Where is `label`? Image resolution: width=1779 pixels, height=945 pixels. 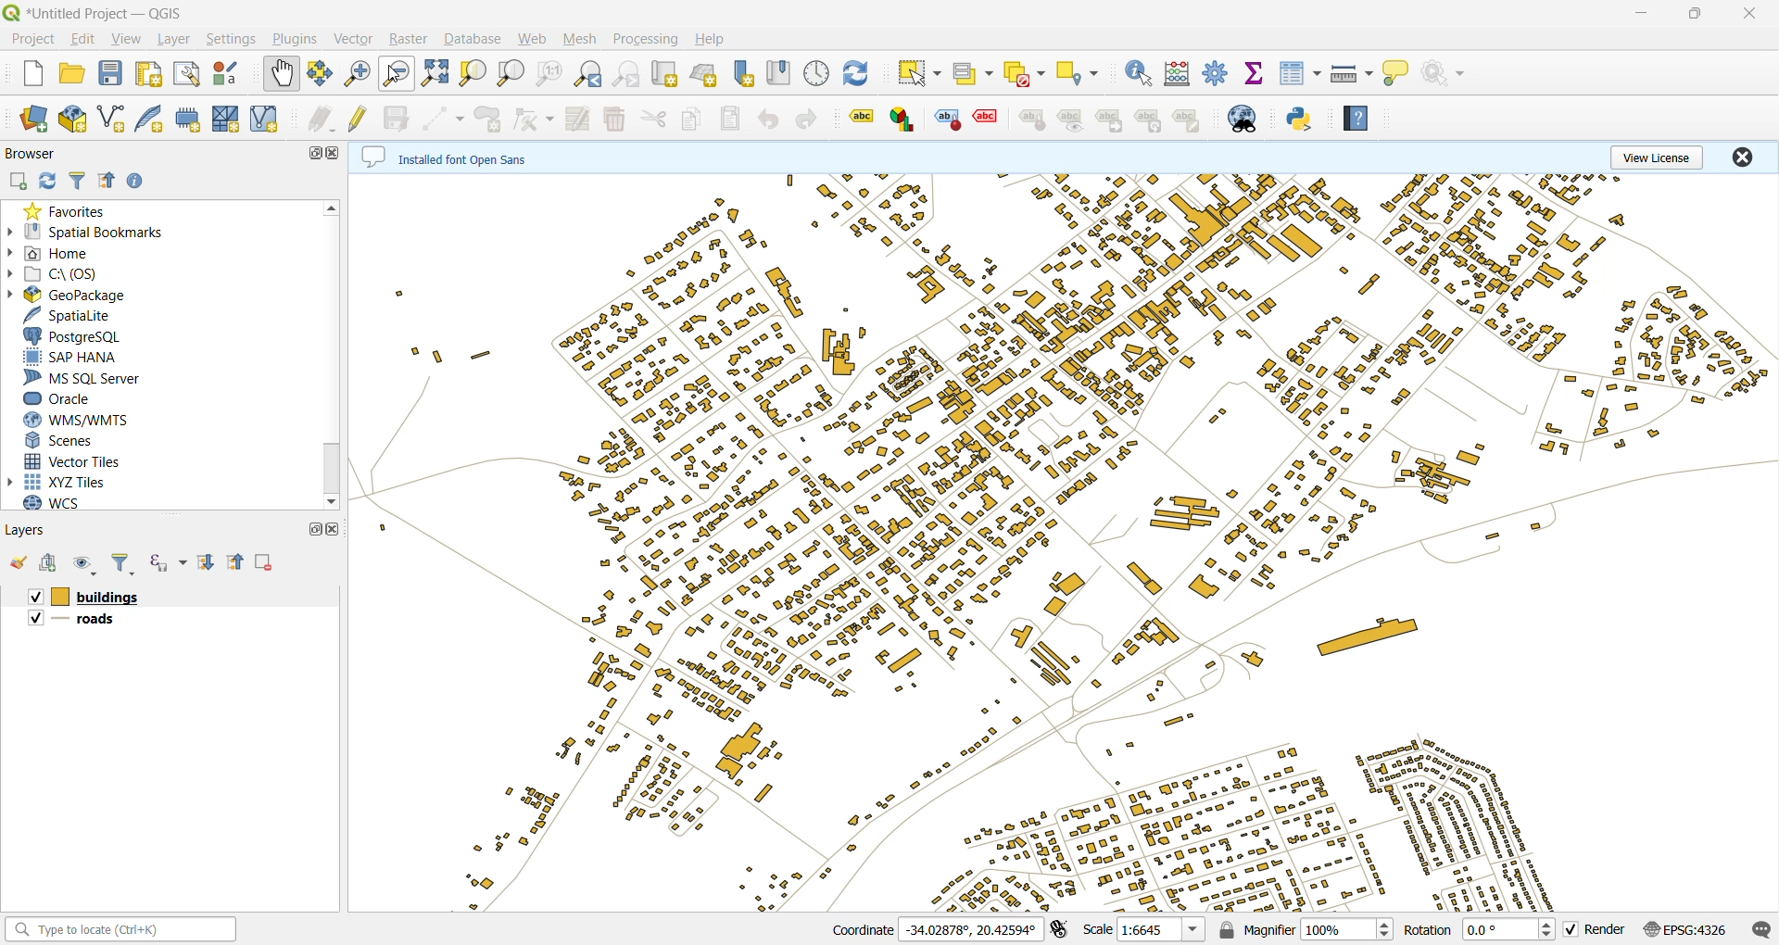 label is located at coordinates (1149, 121).